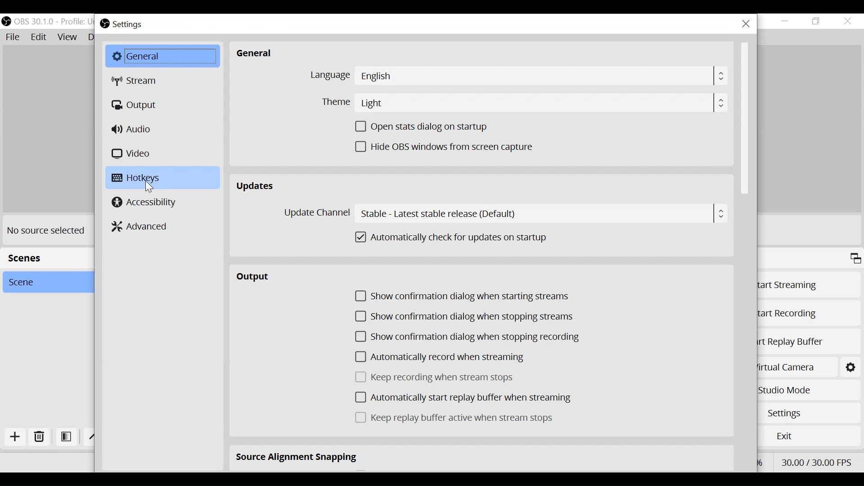  Describe the element at coordinates (255, 54) in the screenshot. I see `General` at that location.